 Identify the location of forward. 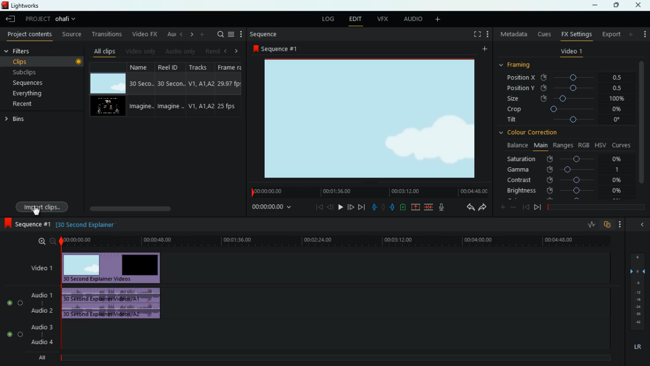
(351, 207).